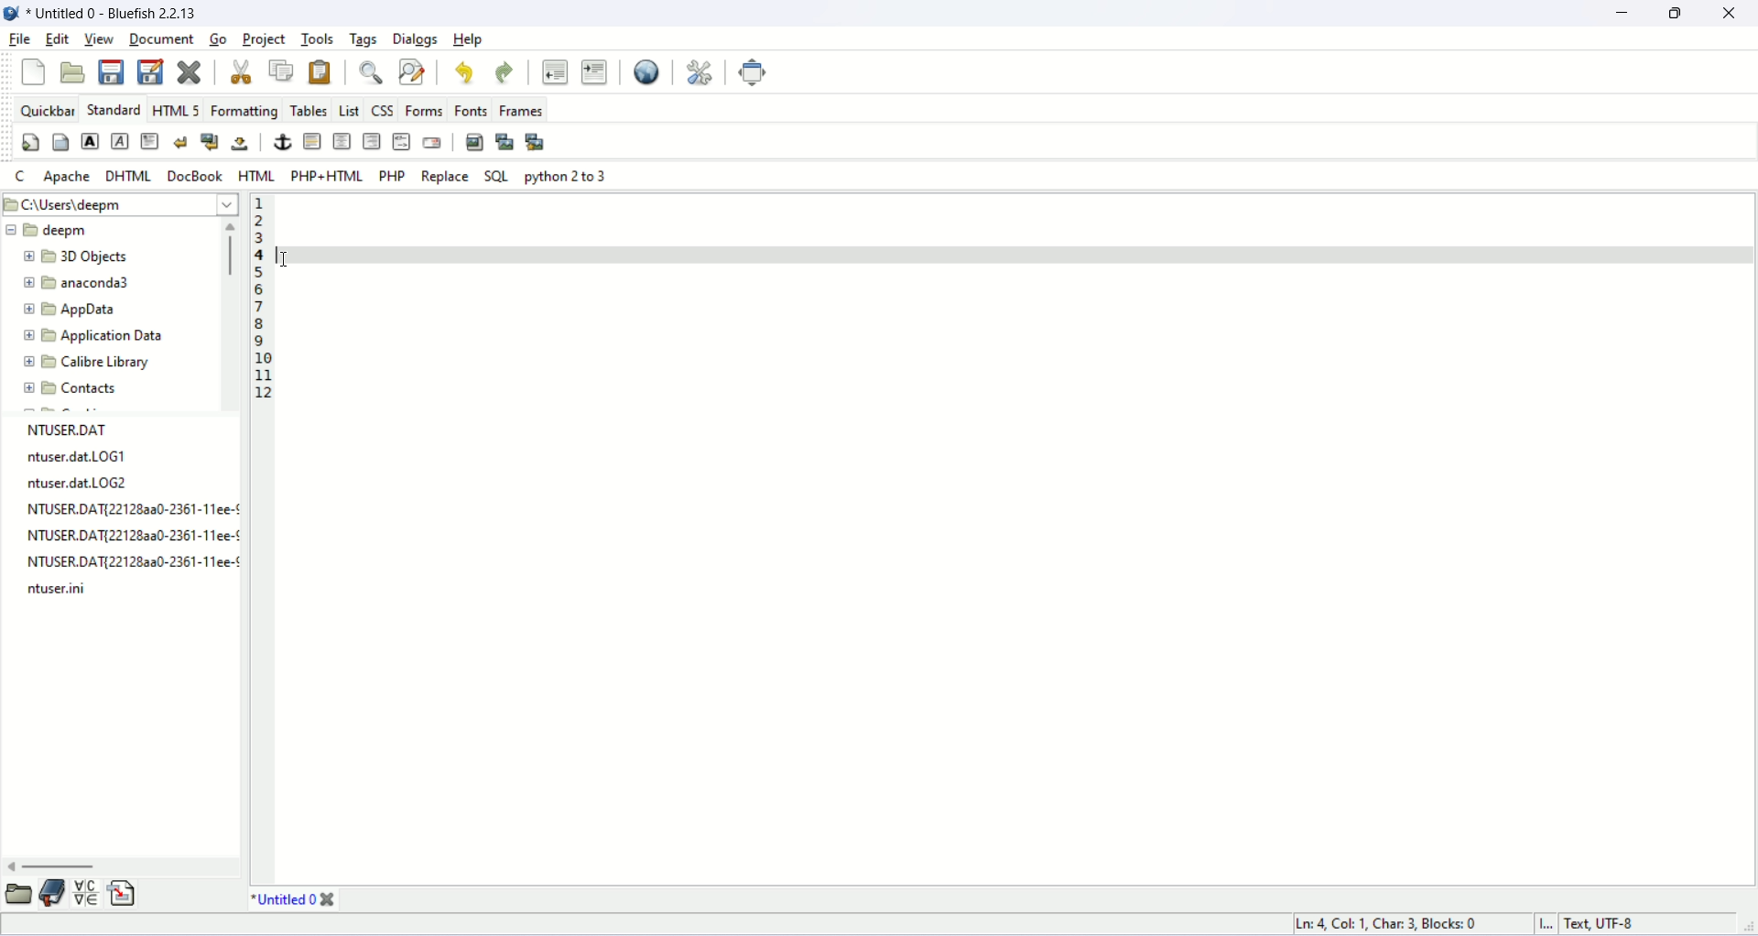 The width and height of the screenshot is (1758, 936). What do you see at coordinates (321, 72) in the screenshot?
I see `paste` at bounding box center [321, 72].